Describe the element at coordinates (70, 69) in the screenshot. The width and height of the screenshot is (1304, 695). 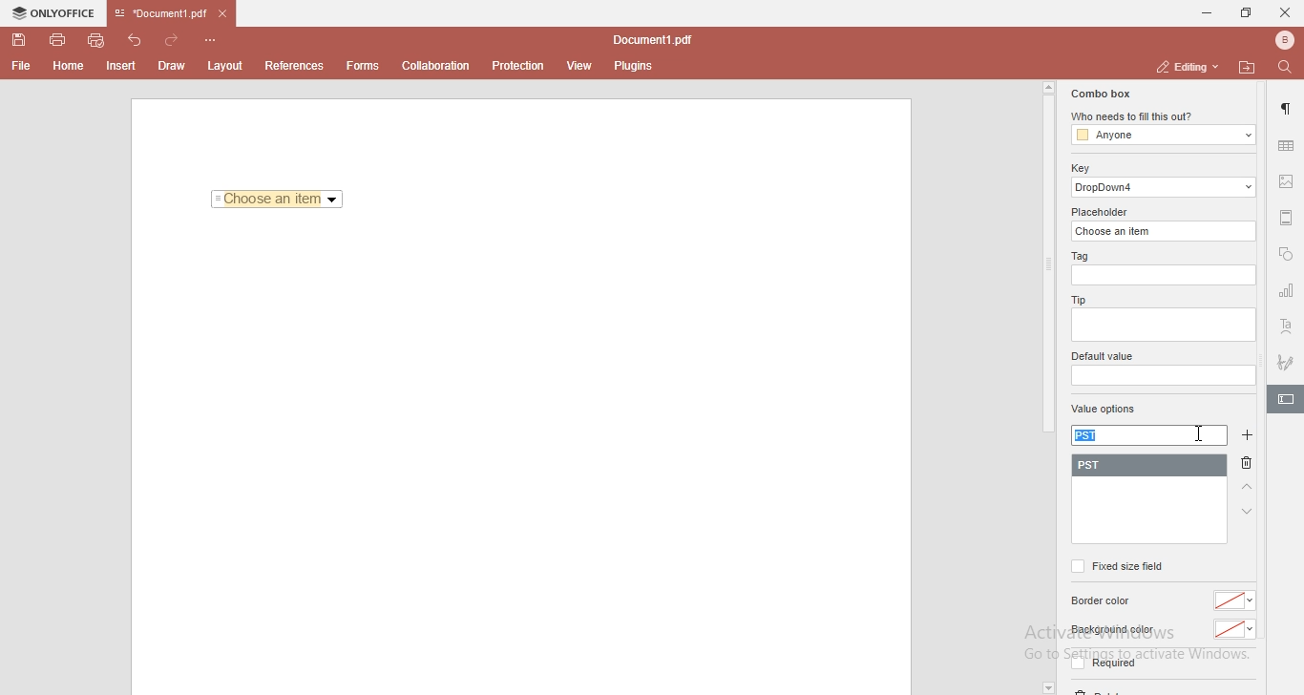
I see `Home` at that location.